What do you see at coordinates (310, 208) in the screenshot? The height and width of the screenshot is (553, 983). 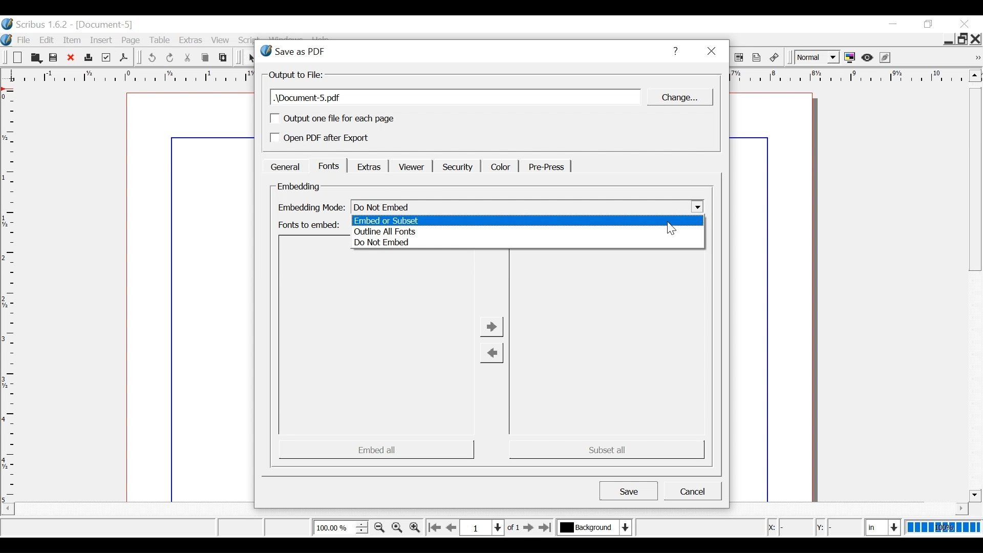 I see `Embedding mode` at bounding box center [310, 208].